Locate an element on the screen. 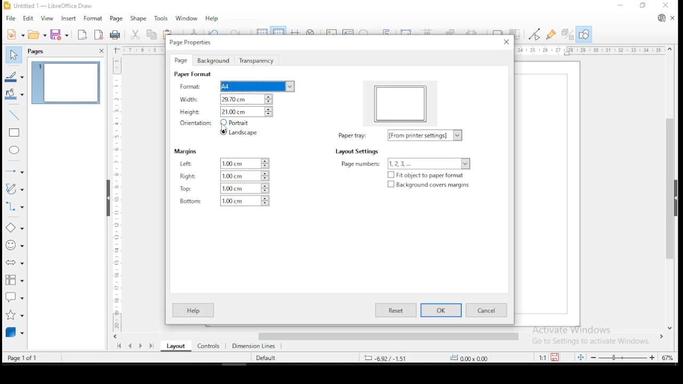 The width and height of the screenshot is (683, 384). redo is located at coordinates (240, 30).